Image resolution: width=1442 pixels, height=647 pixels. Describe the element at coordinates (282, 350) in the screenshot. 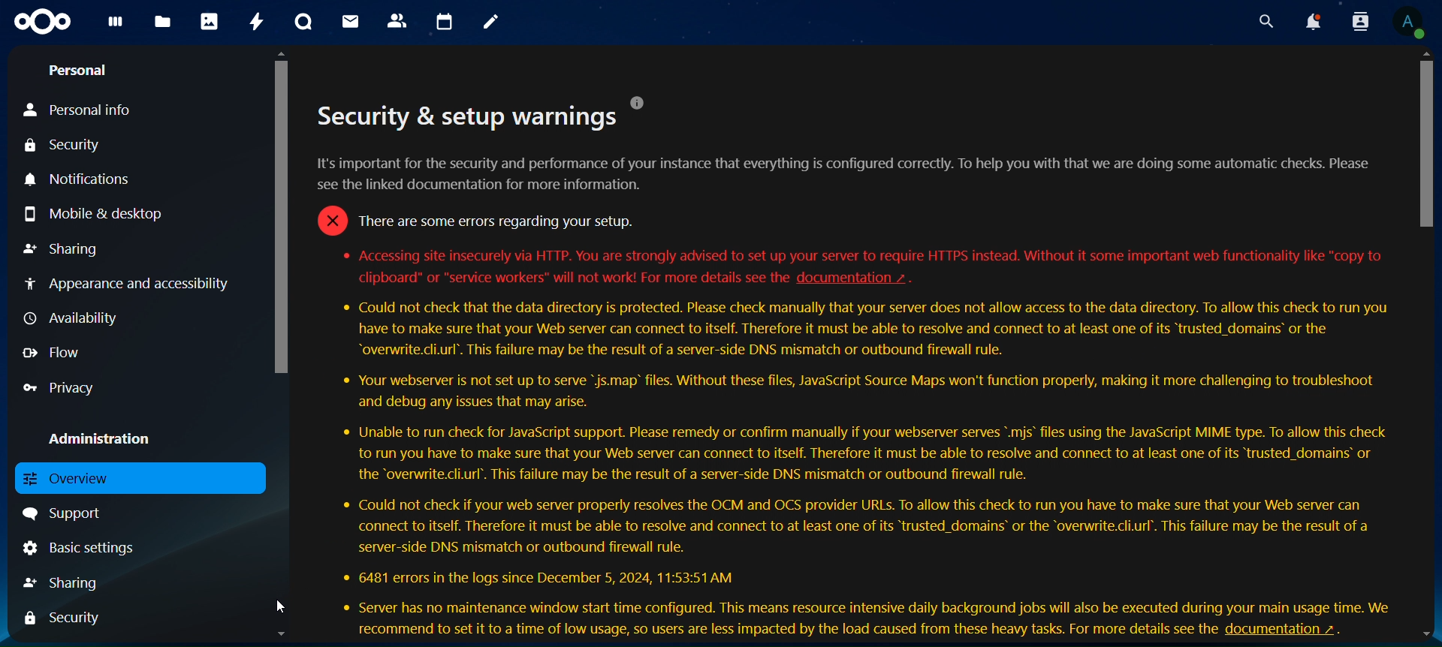

I see `scroll bar` at that location.